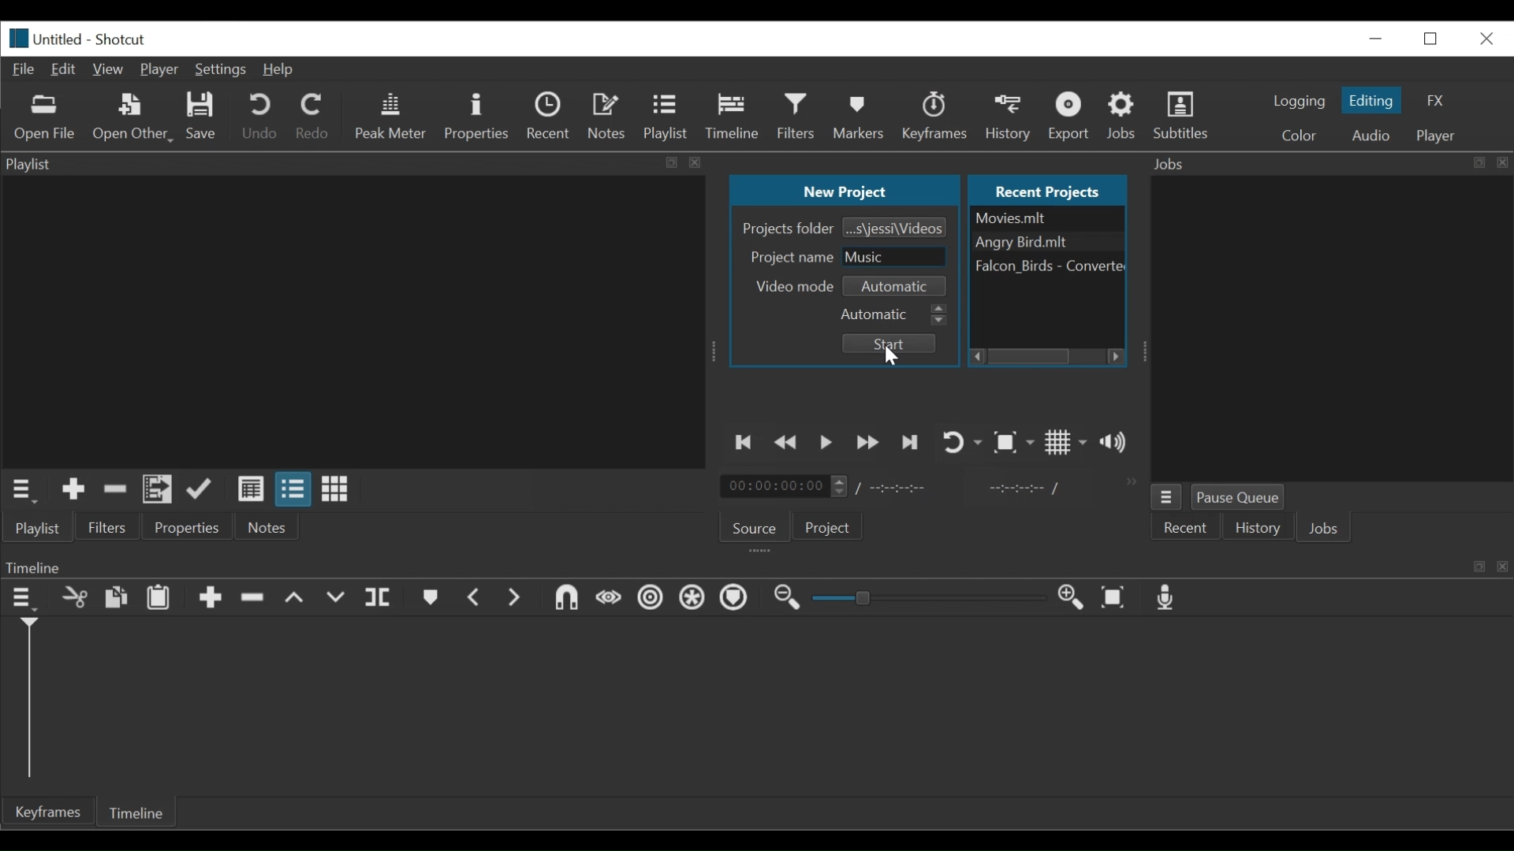 The image size is (1514, 851). What do you see at coordinates (1243, 496) in the screenshot?
I see `Pause Queue` at bounding box center [1243, 496].